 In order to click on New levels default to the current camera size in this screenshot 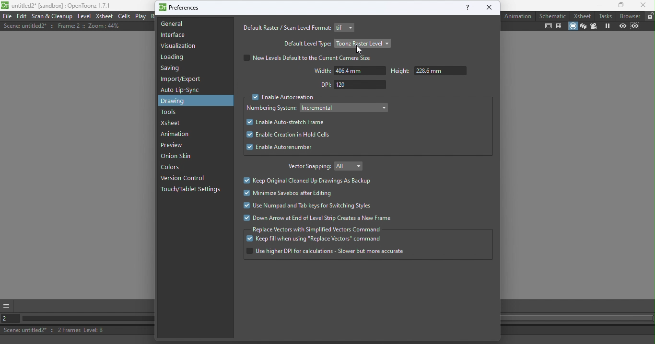, I will do `click(310, 58)`.